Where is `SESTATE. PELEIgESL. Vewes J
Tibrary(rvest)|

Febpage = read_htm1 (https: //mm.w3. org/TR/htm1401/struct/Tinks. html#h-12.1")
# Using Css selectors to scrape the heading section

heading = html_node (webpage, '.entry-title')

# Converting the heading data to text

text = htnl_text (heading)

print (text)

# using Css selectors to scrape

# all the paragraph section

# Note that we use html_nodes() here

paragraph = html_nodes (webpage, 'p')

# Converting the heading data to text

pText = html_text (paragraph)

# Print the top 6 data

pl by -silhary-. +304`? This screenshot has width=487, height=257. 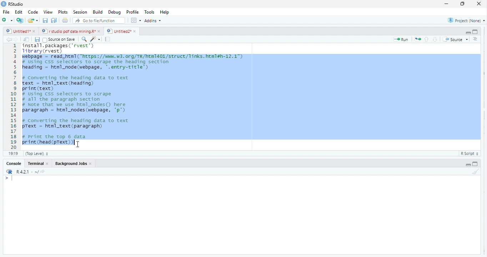
SESTATE. PELEIgESL. Vewes J
Tibrary(rvest)|

Febpage = read_htm1 (https: //mm.w3. org/TR/htm1401/struct/Tinks. html#h-12.1")
# Using Css selectors to scrape the heading section

heading = html_node (webpage, '.entry-title')

# Converting the heading data to text

text = htnl_text (heading)

print (text)

# using Css selectors to scrape

# all the paragraph section

# Note that we use html_nodes() here

paragraph = html_nodes (webpage, 'p')

# Converting the heading data to text

pText = html_text (paragraph)

# Print the top 6 data

pl by -silhary-. +304 is located at coordinates (252, 96).